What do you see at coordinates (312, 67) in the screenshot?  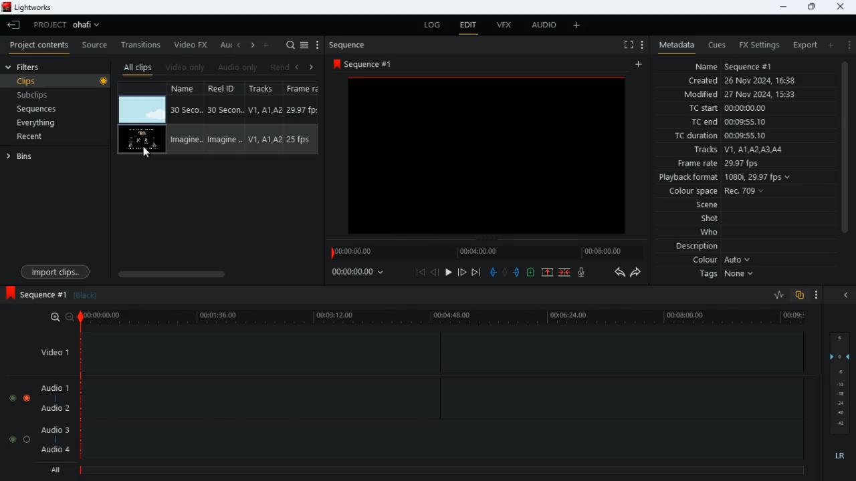 I see `right` at bounding box center [312, 67].